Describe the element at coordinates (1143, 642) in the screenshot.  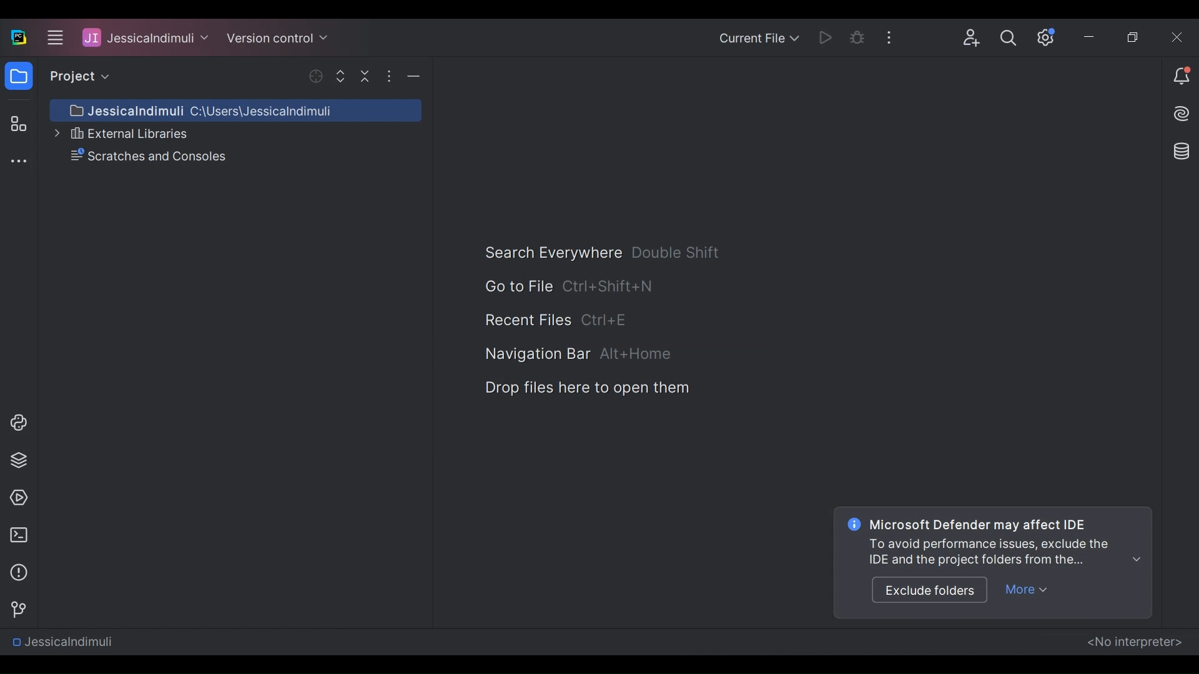
I see `No interpreter` at that location.